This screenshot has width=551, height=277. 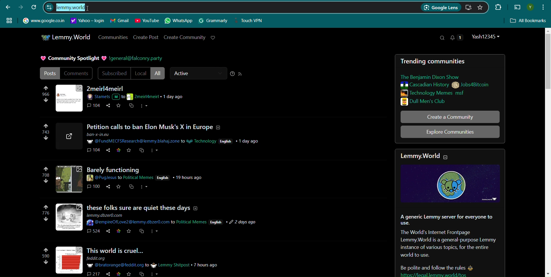 What do you see at coordinates (88, 8) in the screenshot?
I see `Text Cursor` at bounding box center [88, 8].